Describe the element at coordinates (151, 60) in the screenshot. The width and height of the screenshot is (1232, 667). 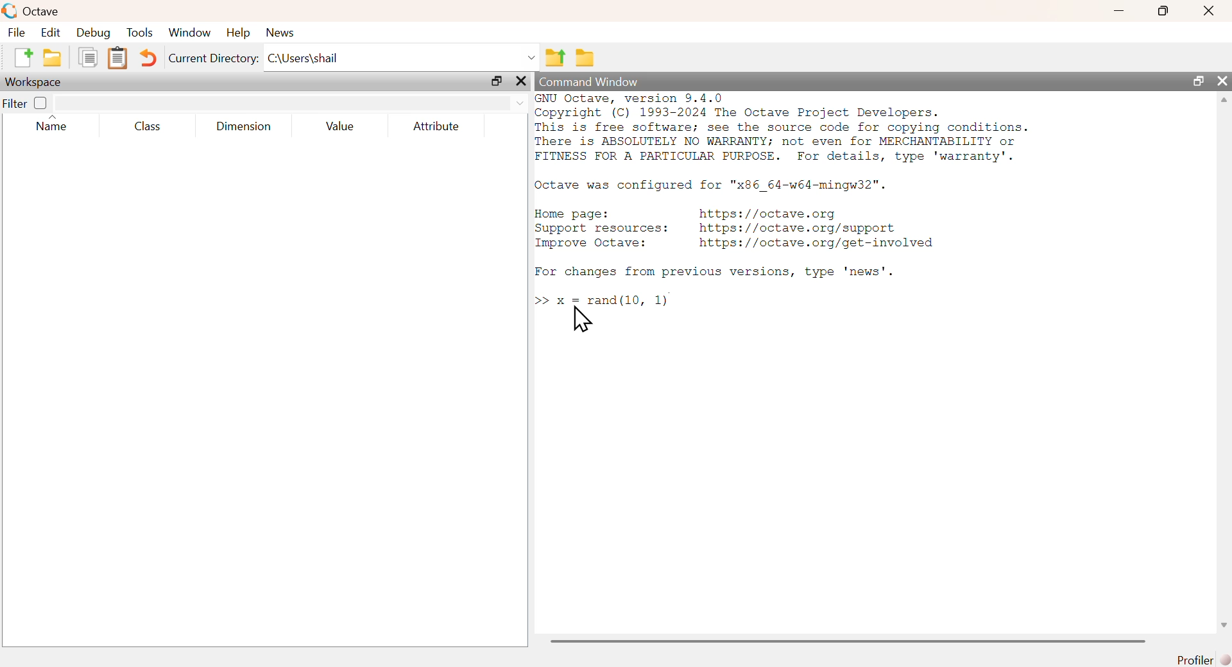
I see `undo` at that location.